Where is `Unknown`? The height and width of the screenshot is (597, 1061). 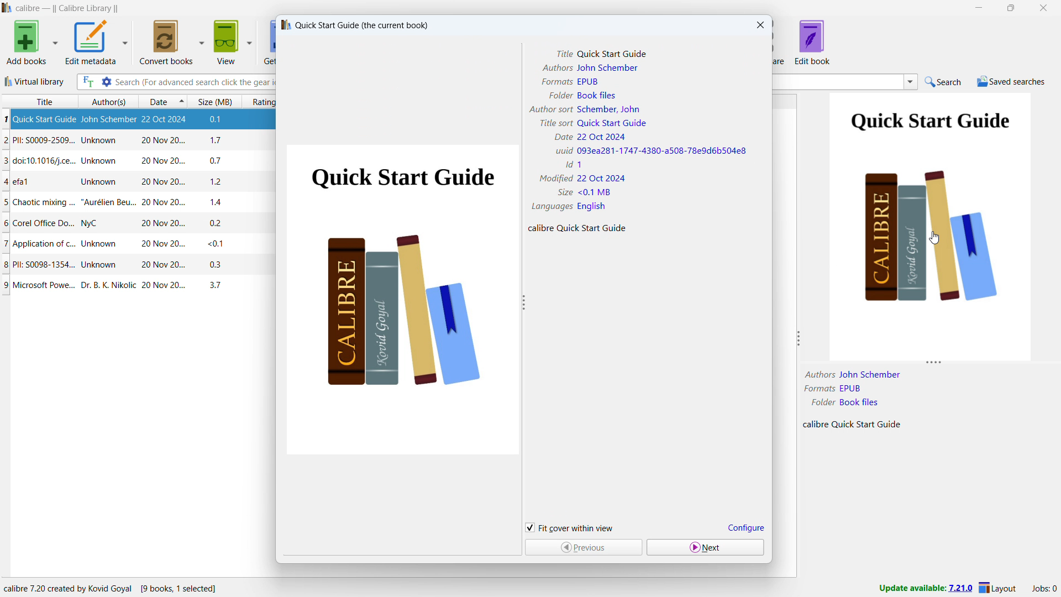
Unknown is located at coordinates (97, 181).